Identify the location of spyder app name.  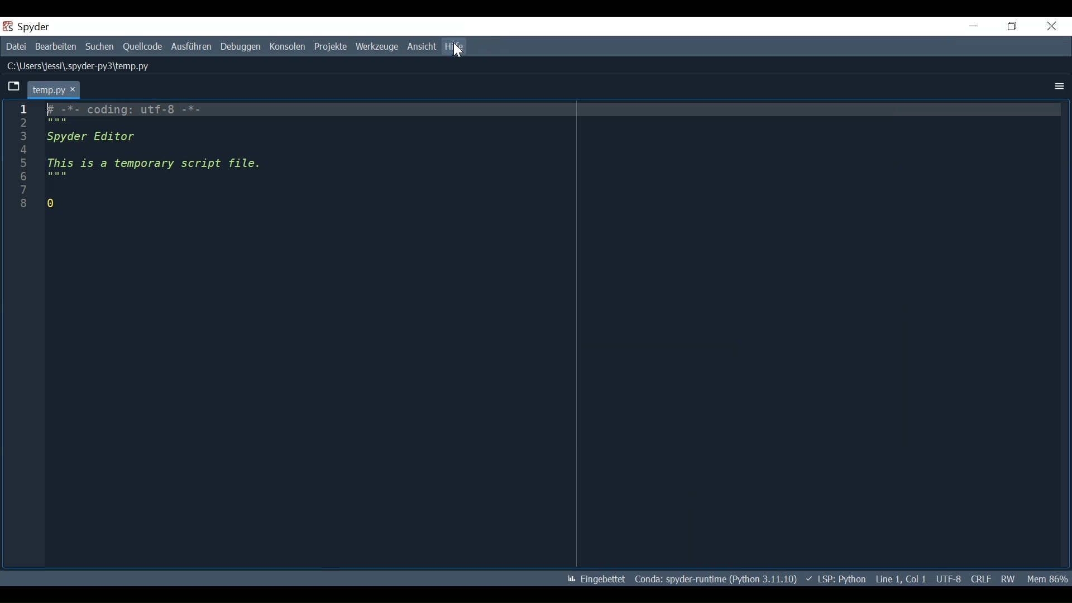
(58, 26).